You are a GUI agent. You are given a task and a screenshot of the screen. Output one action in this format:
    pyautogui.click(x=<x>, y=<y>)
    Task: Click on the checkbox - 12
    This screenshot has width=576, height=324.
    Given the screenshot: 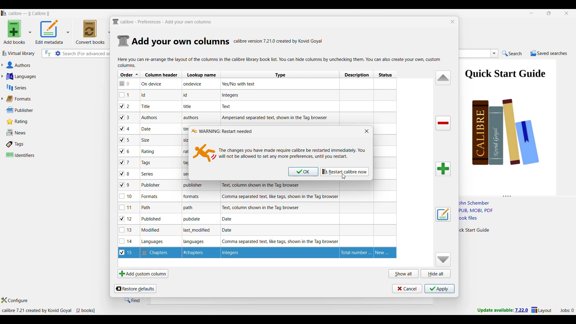 What is the action you would take?
    pyautogui.click(x=127, y=218)
    